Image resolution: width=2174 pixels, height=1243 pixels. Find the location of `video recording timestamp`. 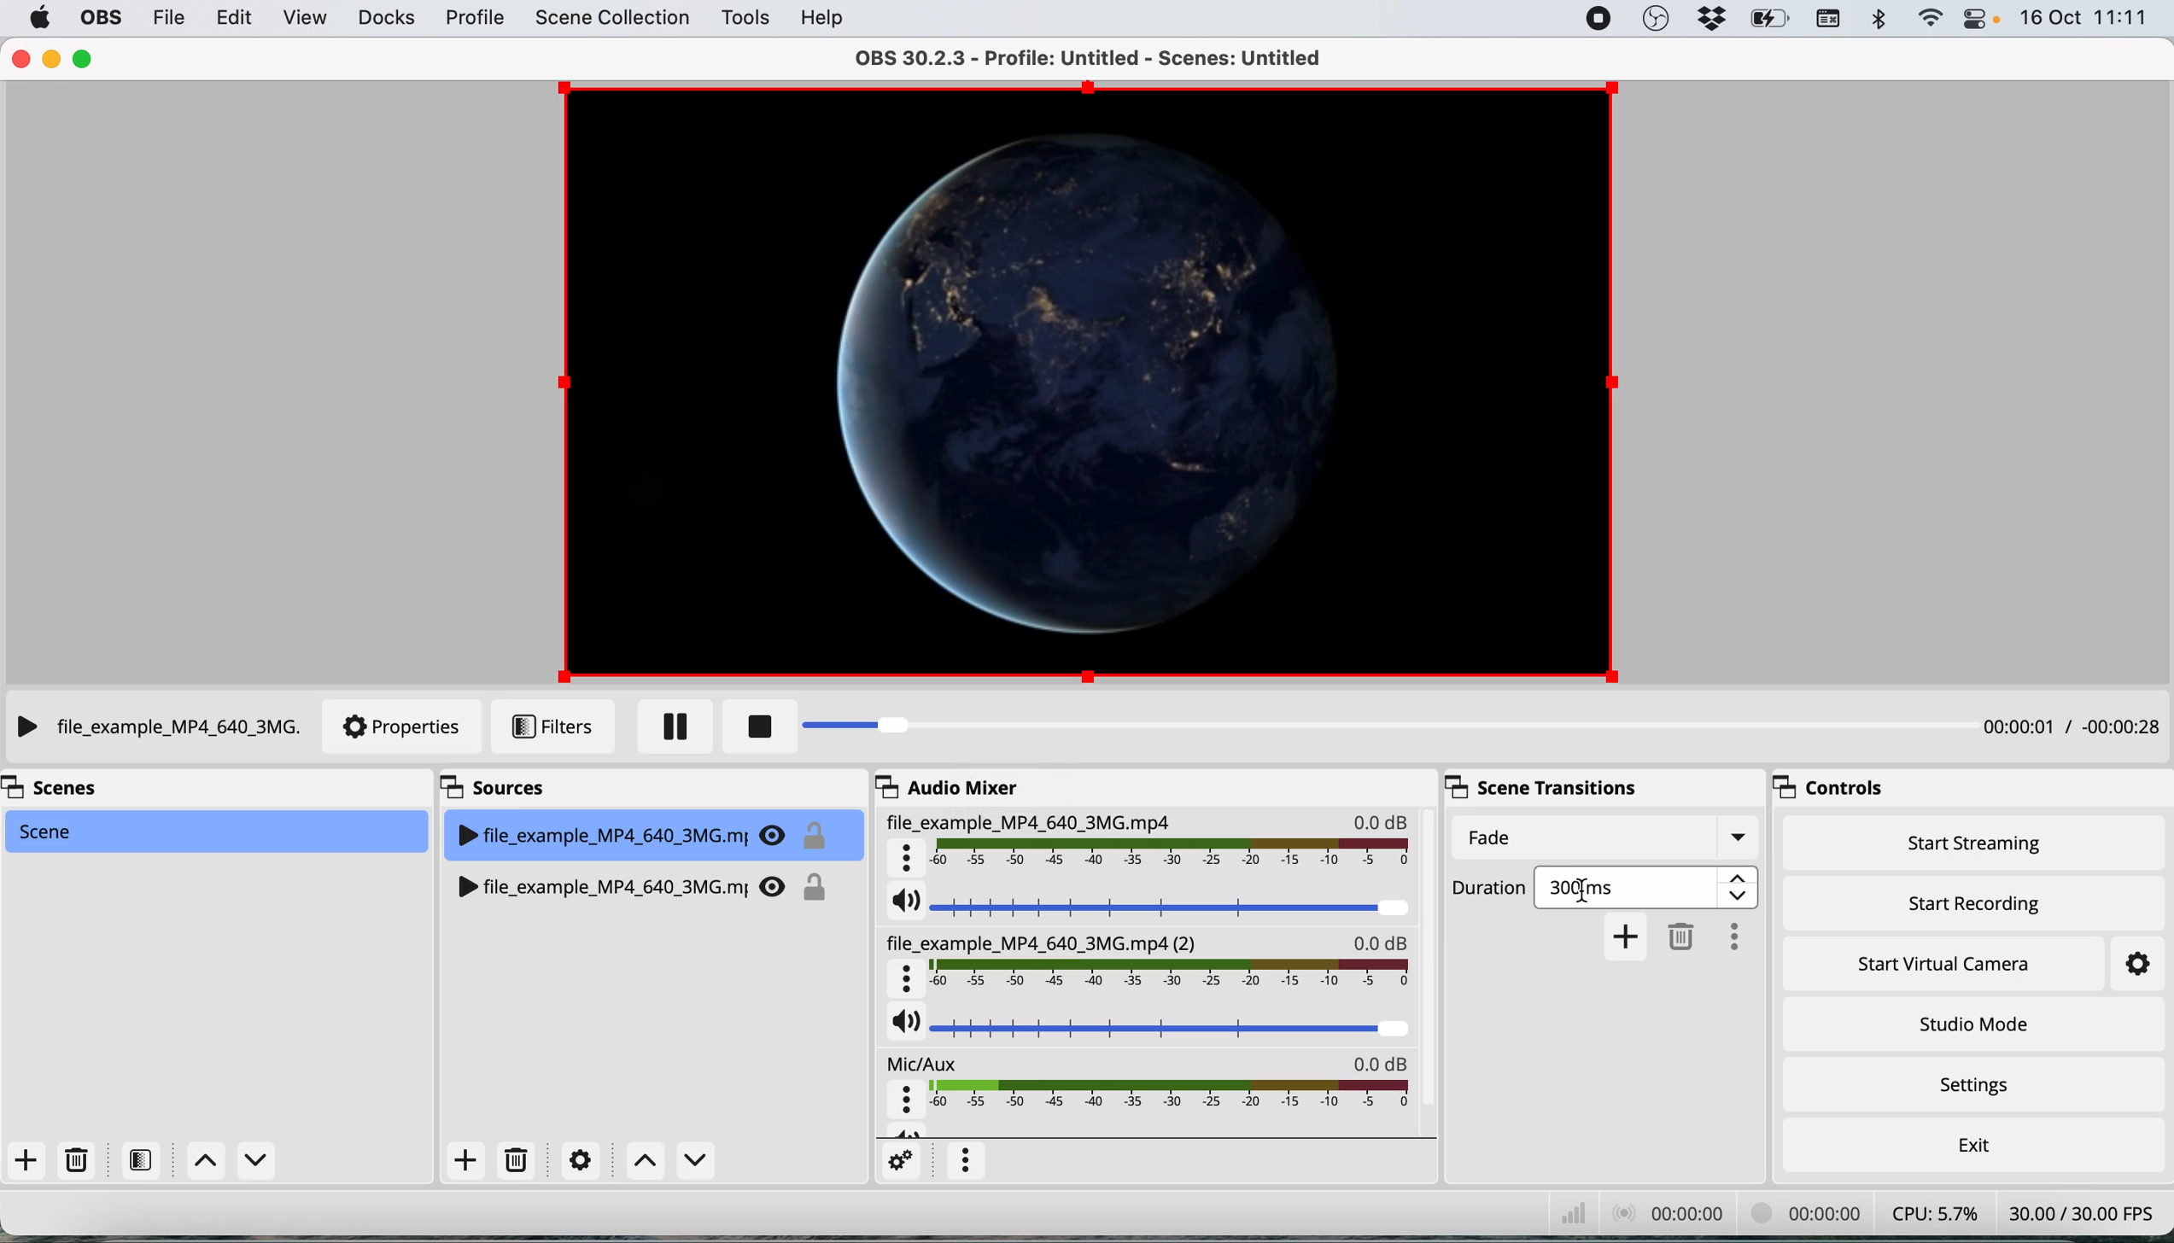

video recording timestamp is located at coordinates (1797, 1213).